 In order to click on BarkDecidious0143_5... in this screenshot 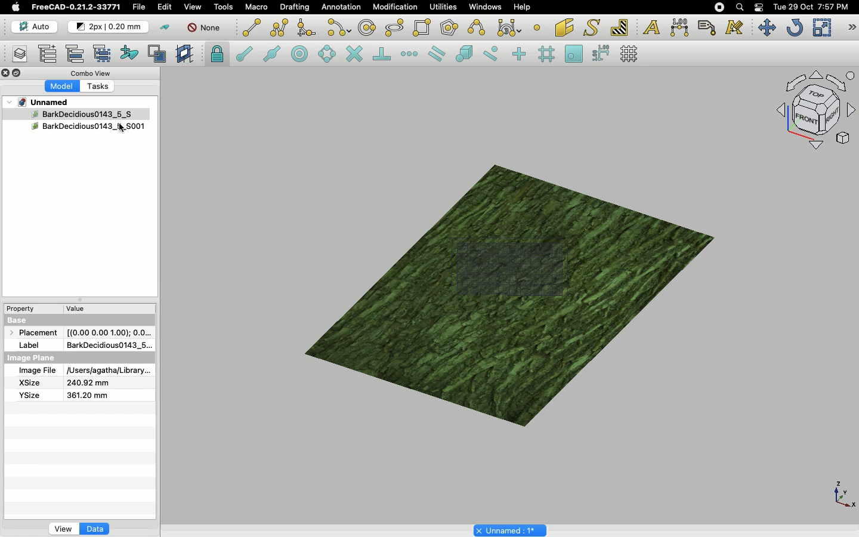, I will do `click(108, 345)`.